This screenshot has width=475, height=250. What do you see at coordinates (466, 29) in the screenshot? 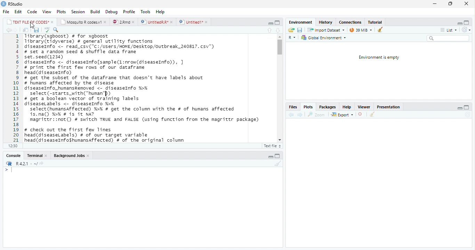
I see `Refresh` at bounding box center [466, 29].